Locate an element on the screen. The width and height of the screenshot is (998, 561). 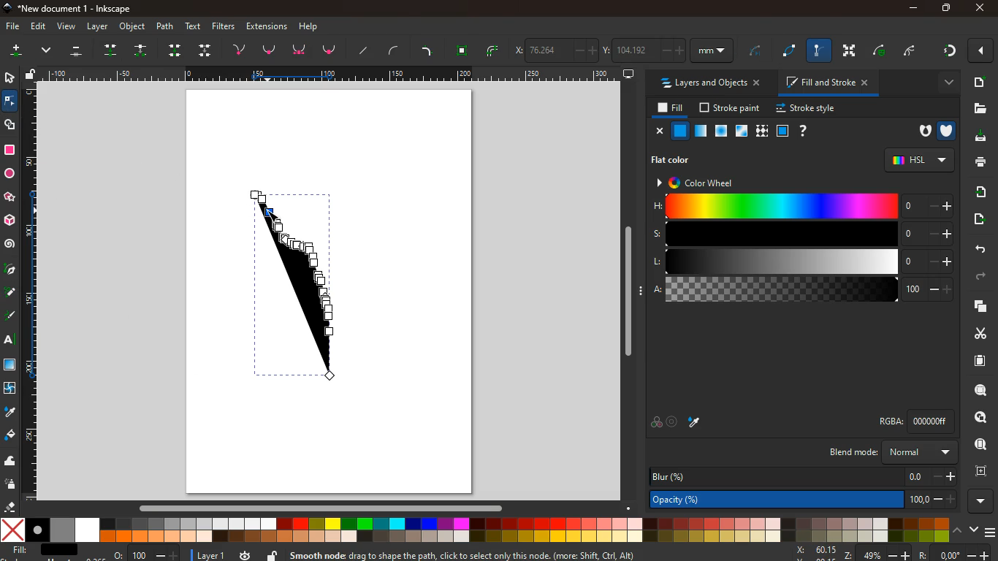
unlock is located at coordinates (273, 554).